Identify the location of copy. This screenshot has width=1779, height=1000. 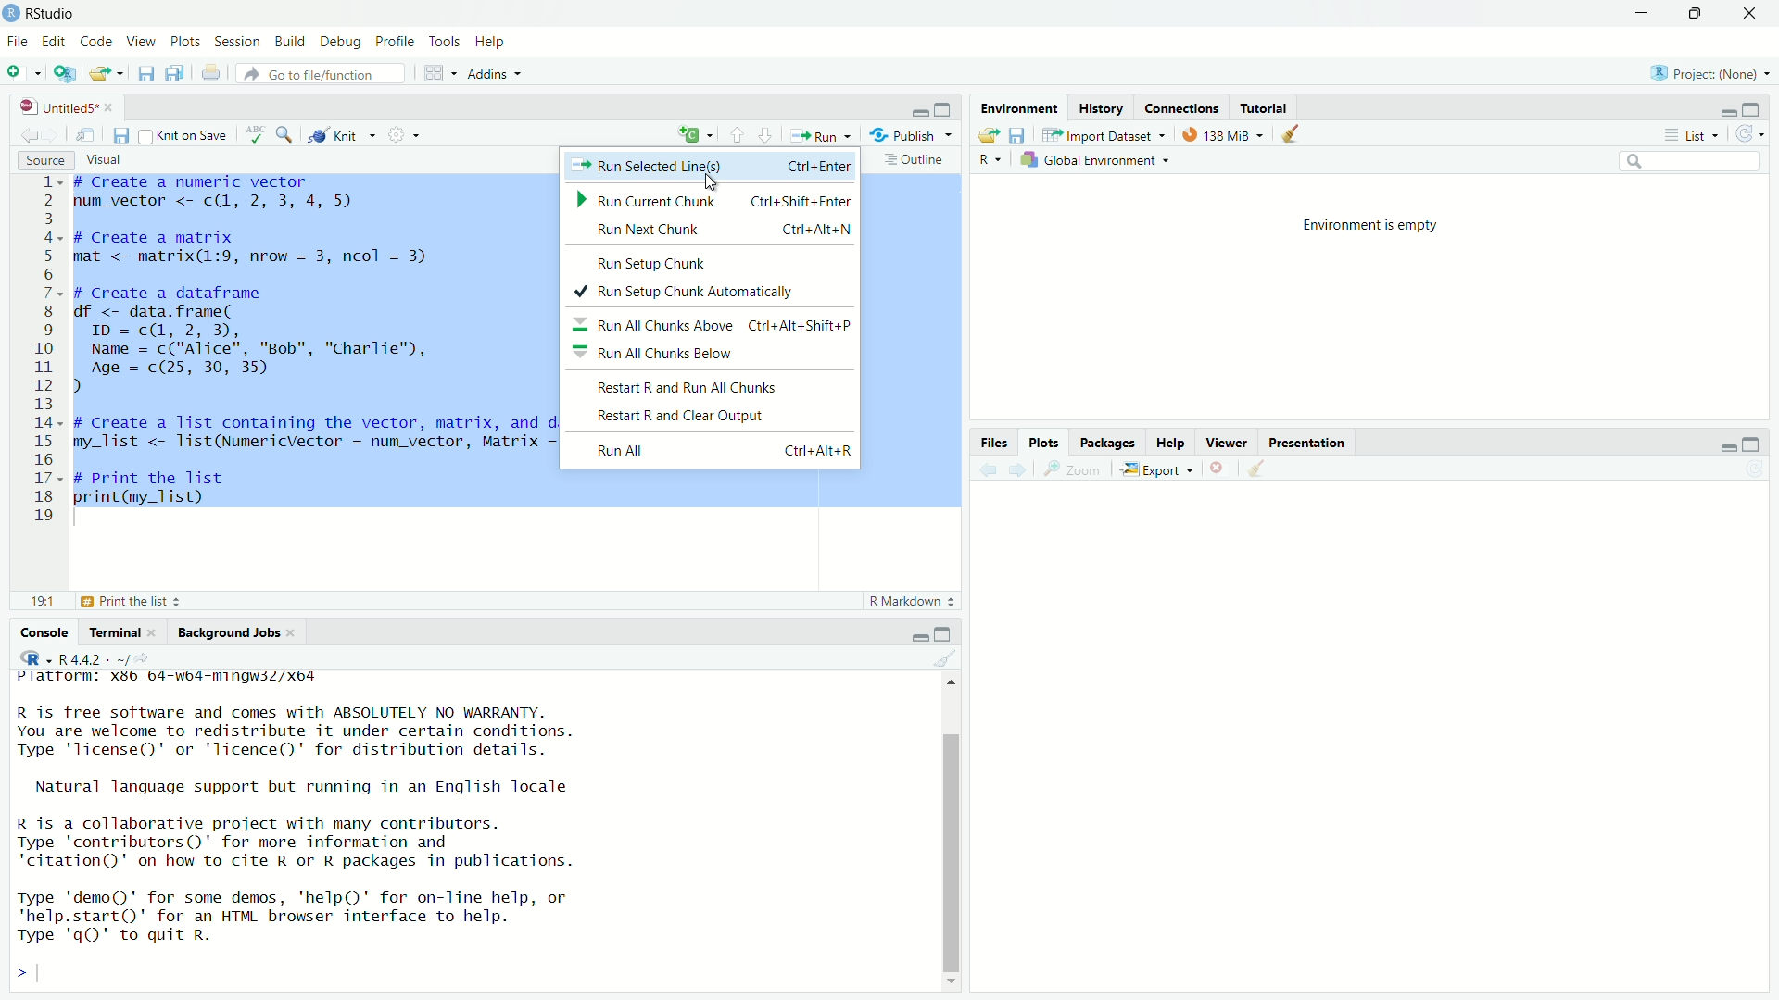
(176, 76).